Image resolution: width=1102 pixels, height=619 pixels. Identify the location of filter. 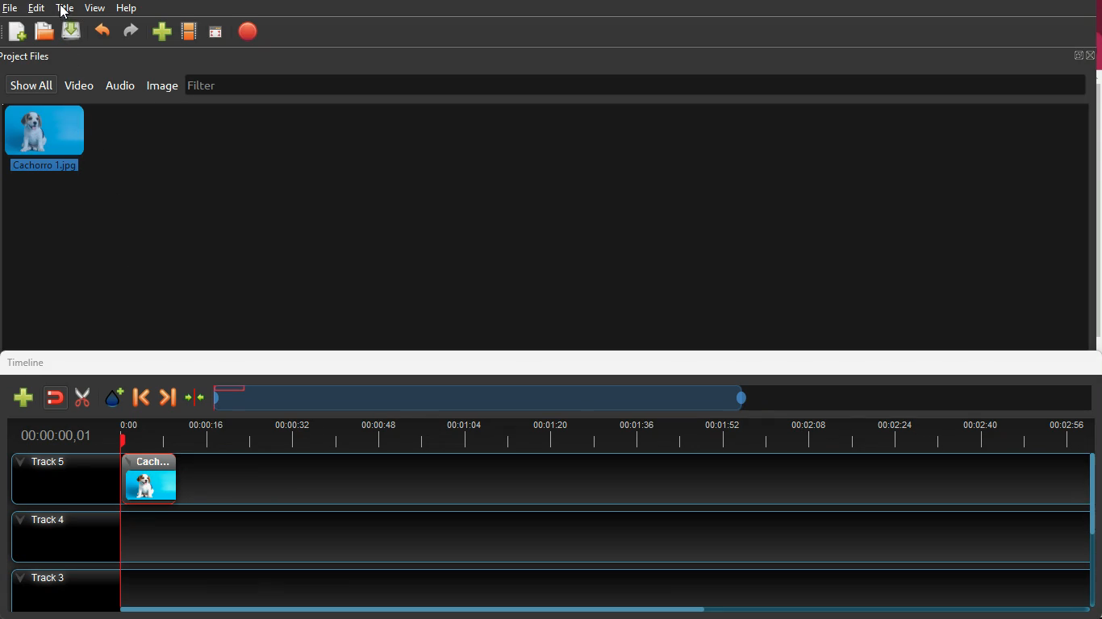
(290, 83).